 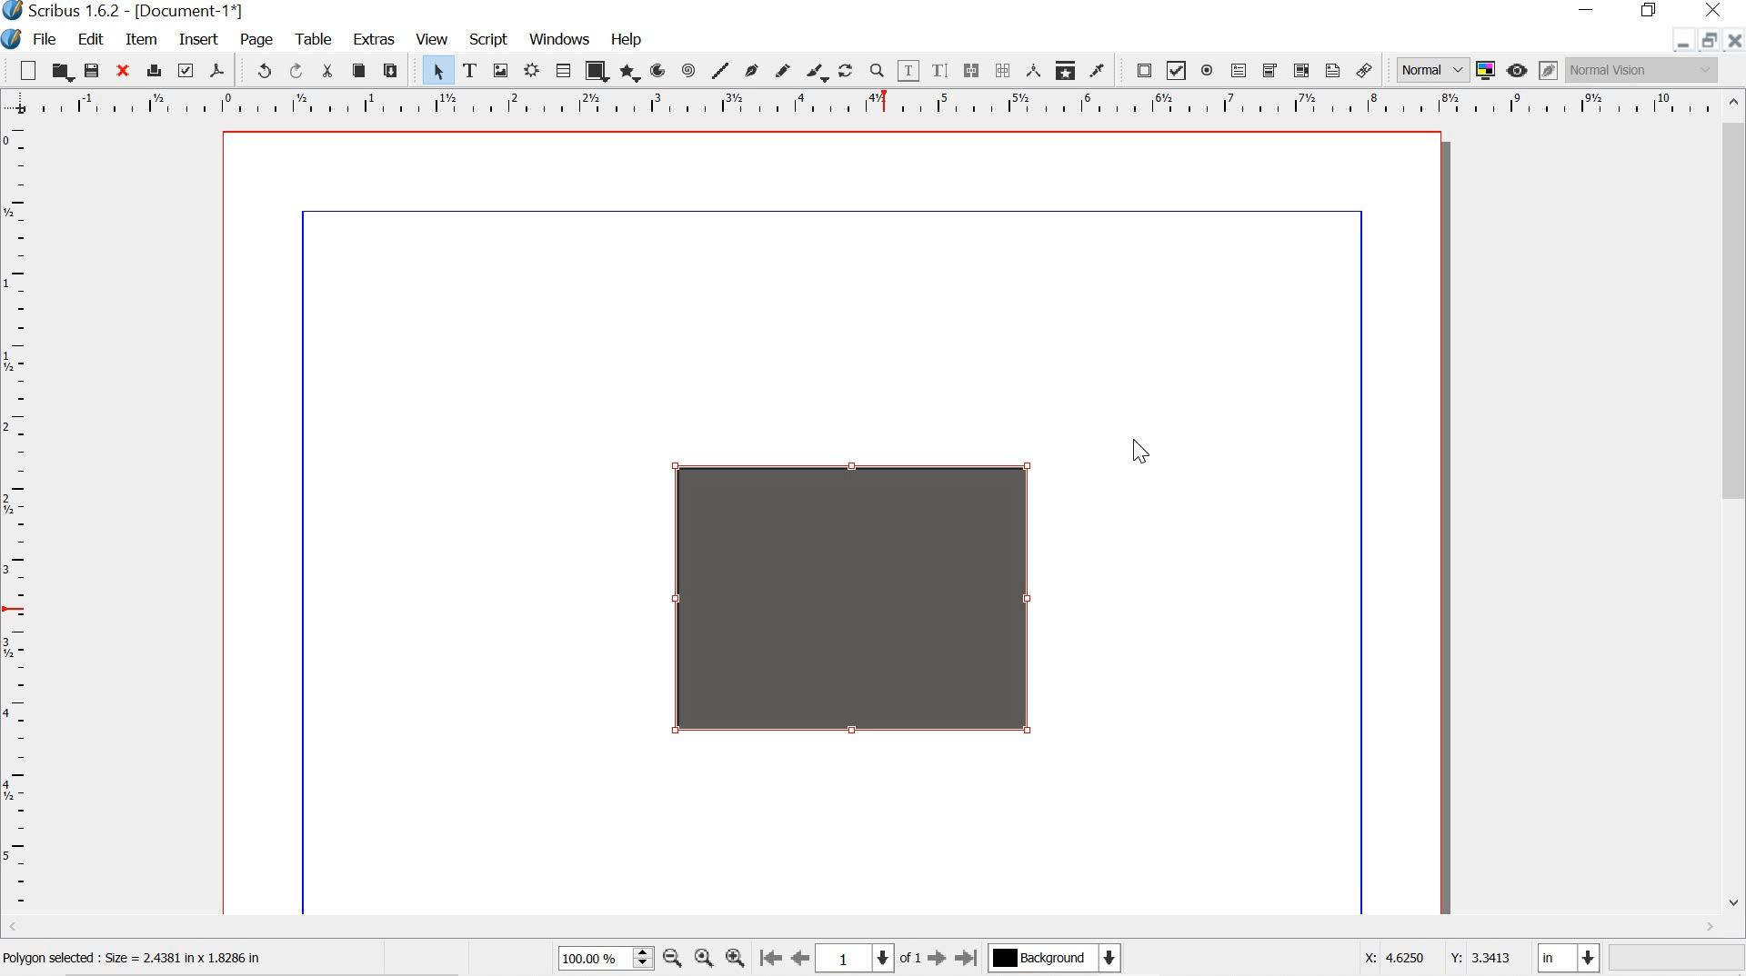 I want to click on zoom in, so click(x=733, y=961).